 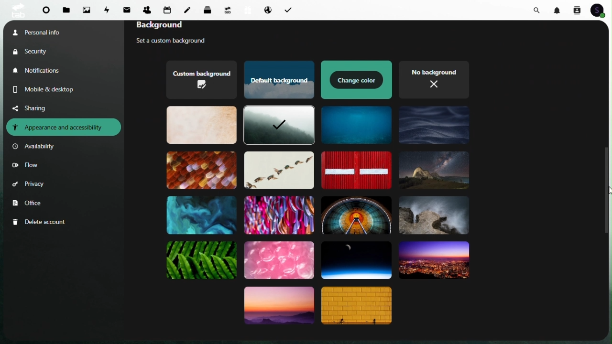 What do you see at coordinates (17, 10) in the screenshot?
I see `tab` at bounding box center [17, 10].